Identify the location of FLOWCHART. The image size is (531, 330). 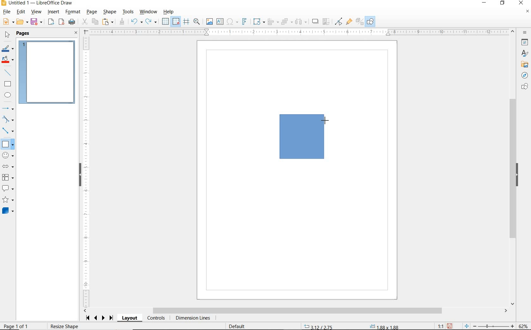
(9, 177).